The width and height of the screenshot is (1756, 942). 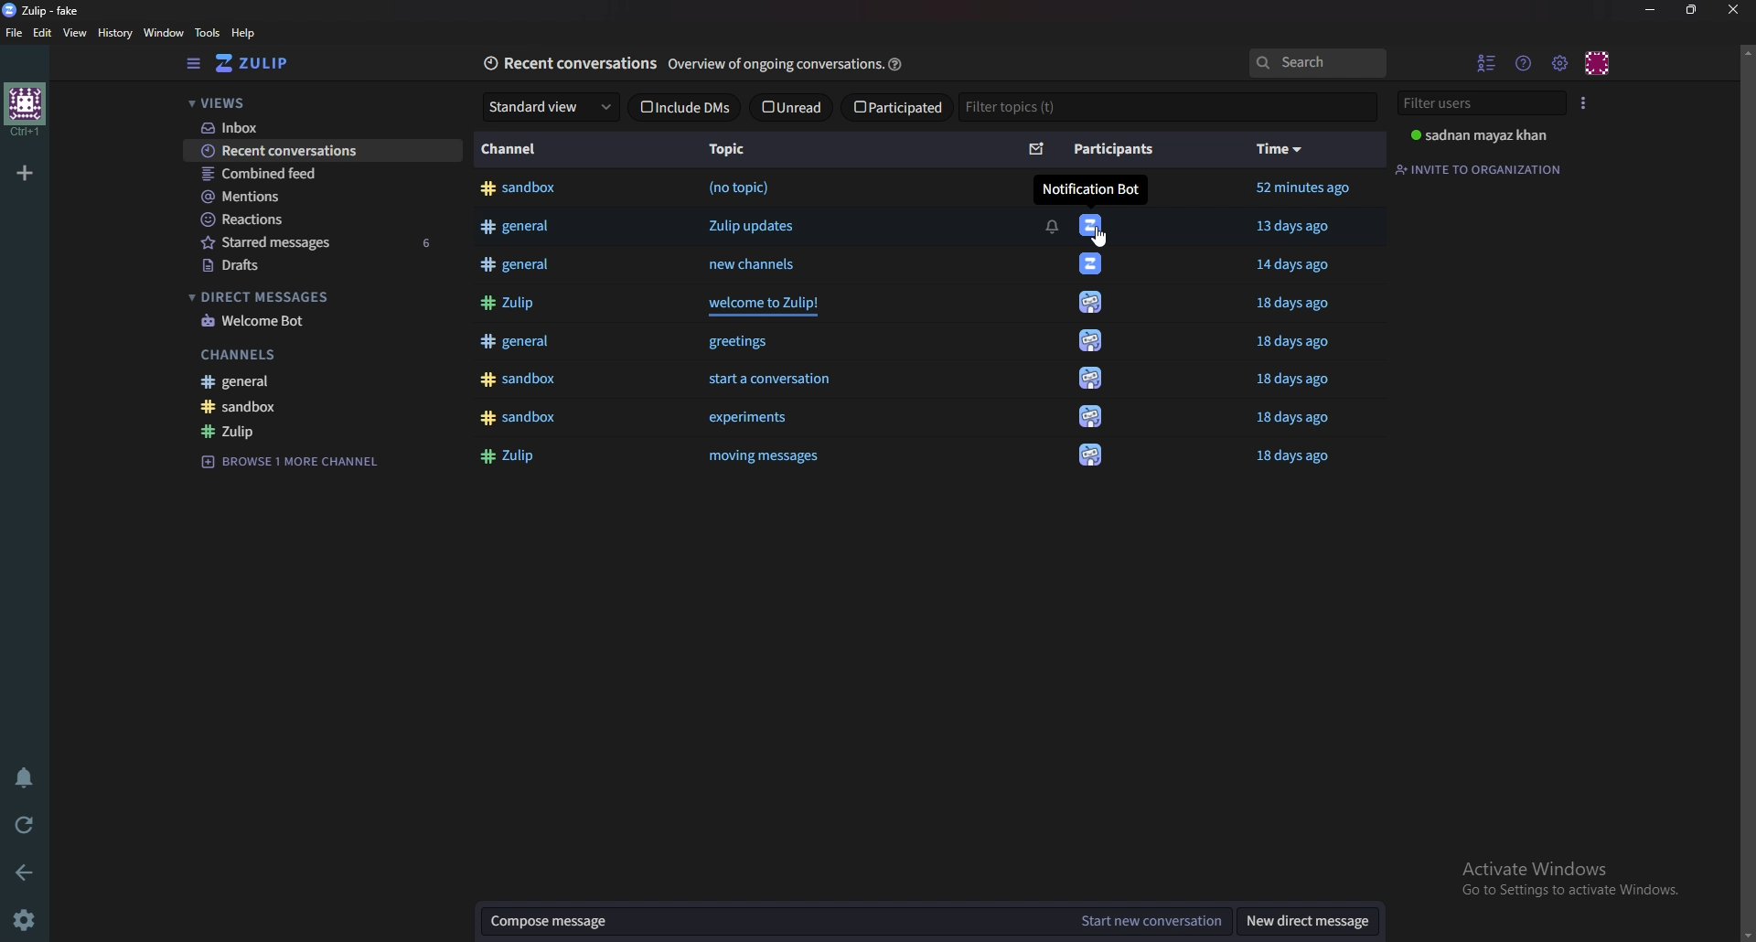 I want to click on Combined feed, so click(x=315, y=175).